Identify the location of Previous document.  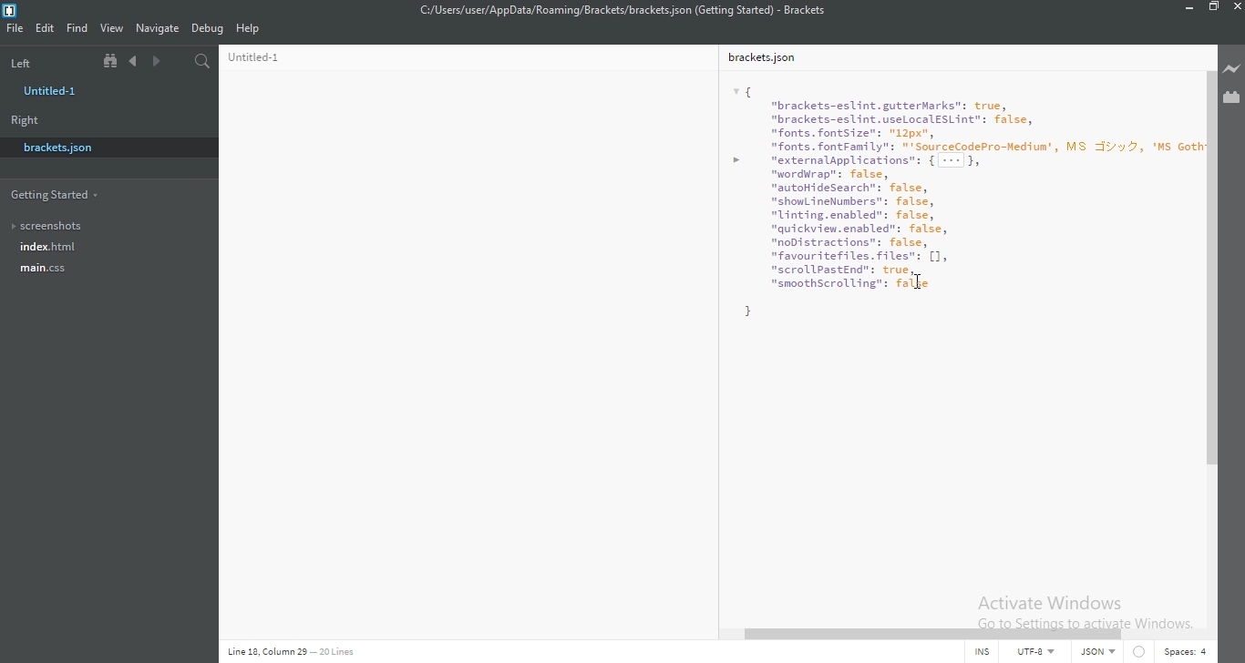
(136, 60).